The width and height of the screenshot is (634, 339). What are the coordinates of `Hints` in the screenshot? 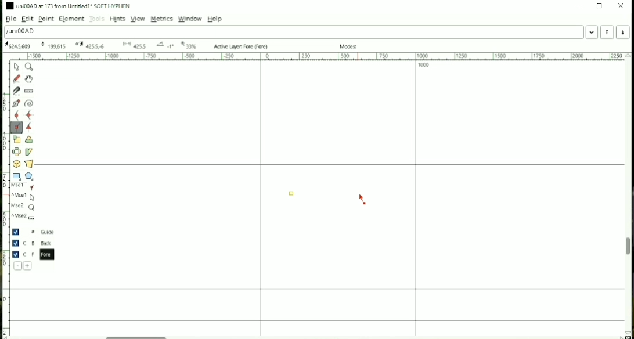 It's located at (117, 20).